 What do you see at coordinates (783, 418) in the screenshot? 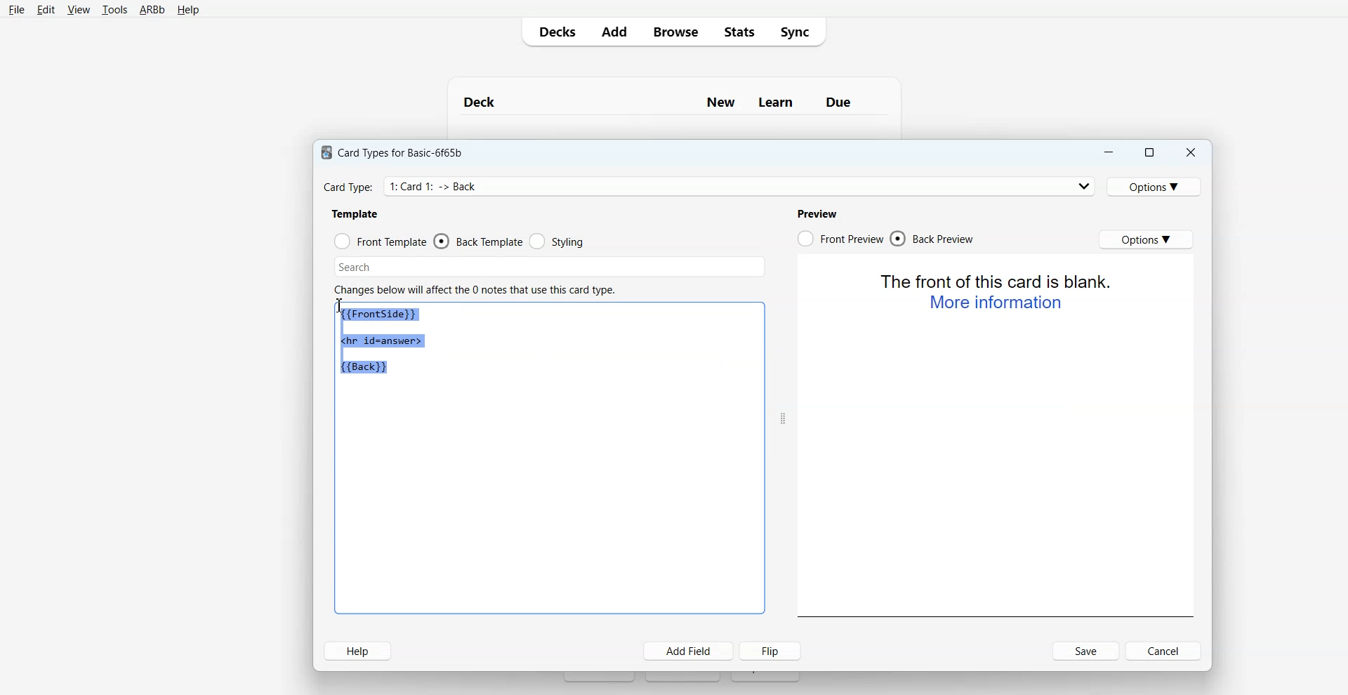
I see `Drag handle` at bounding box center [783, 418].